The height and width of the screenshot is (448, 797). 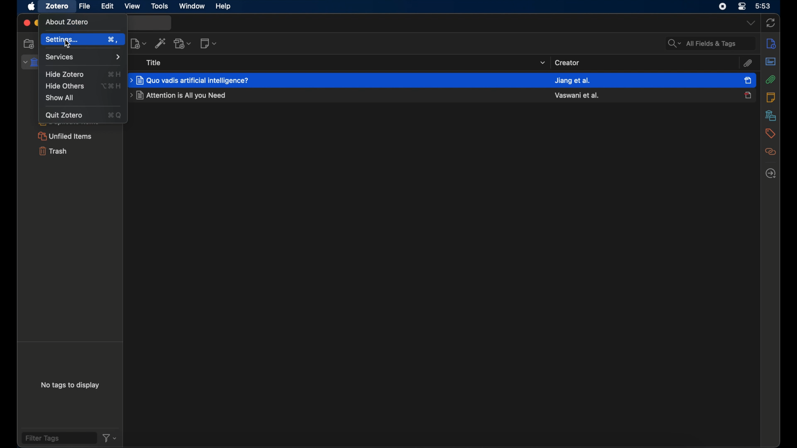 I want to click on attachements, so click(x=748, y=63).